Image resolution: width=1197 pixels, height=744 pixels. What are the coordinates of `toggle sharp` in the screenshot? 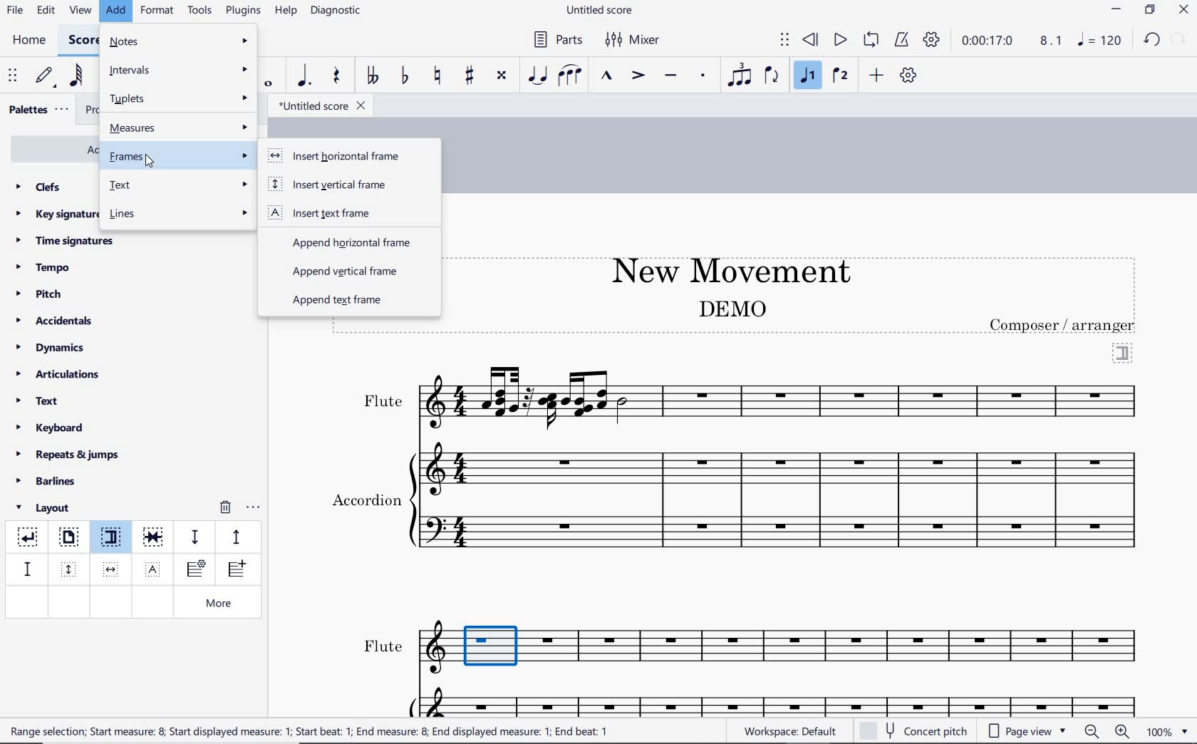 It's located at (471, 76).